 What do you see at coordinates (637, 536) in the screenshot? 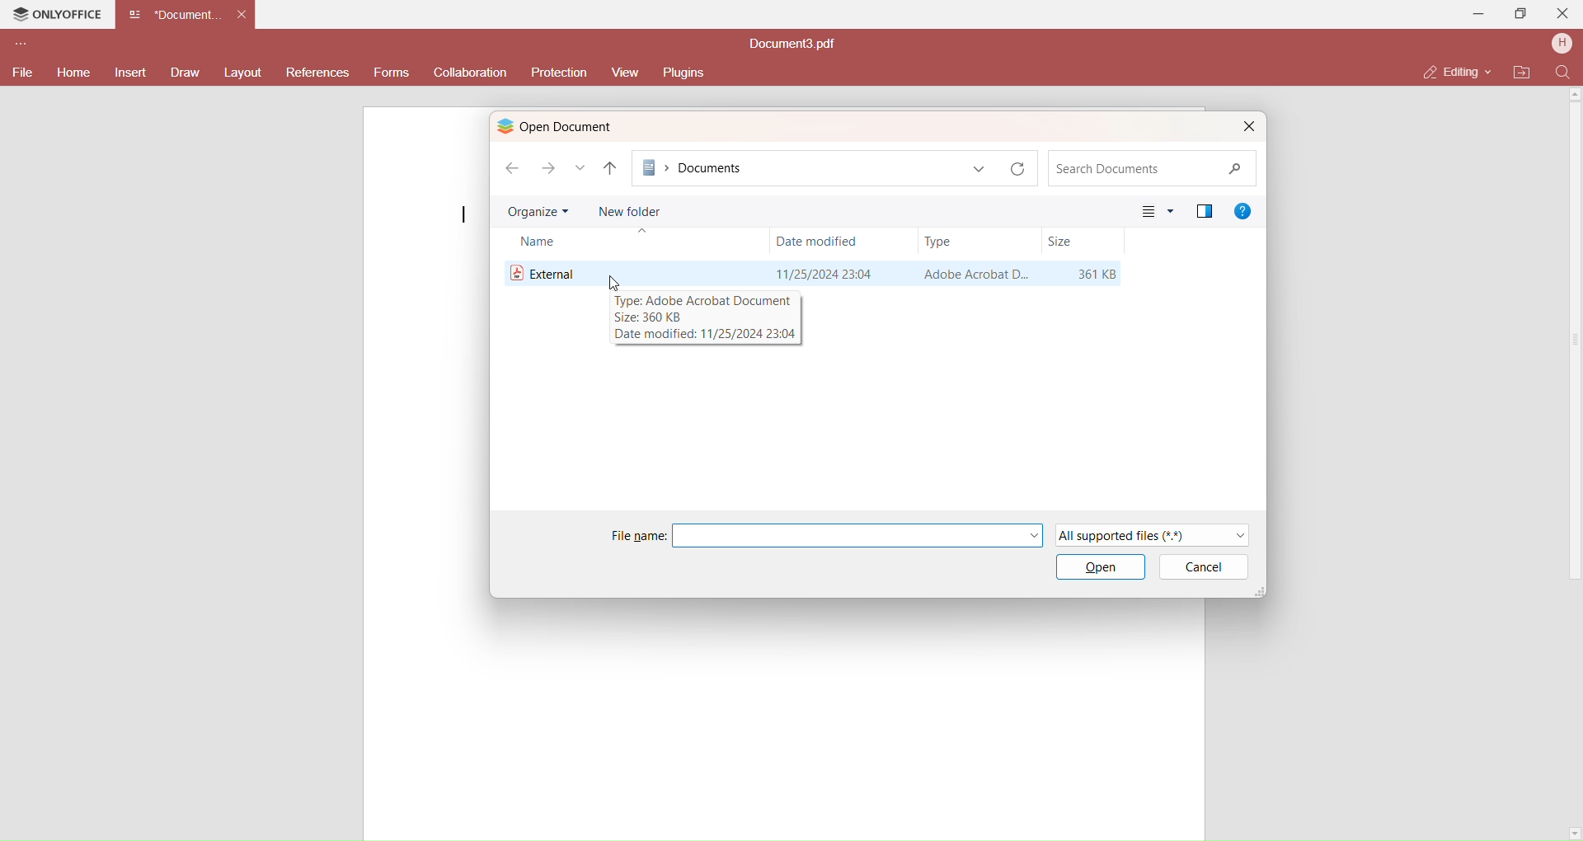
I see `File name` at bounding box center [637, 536].